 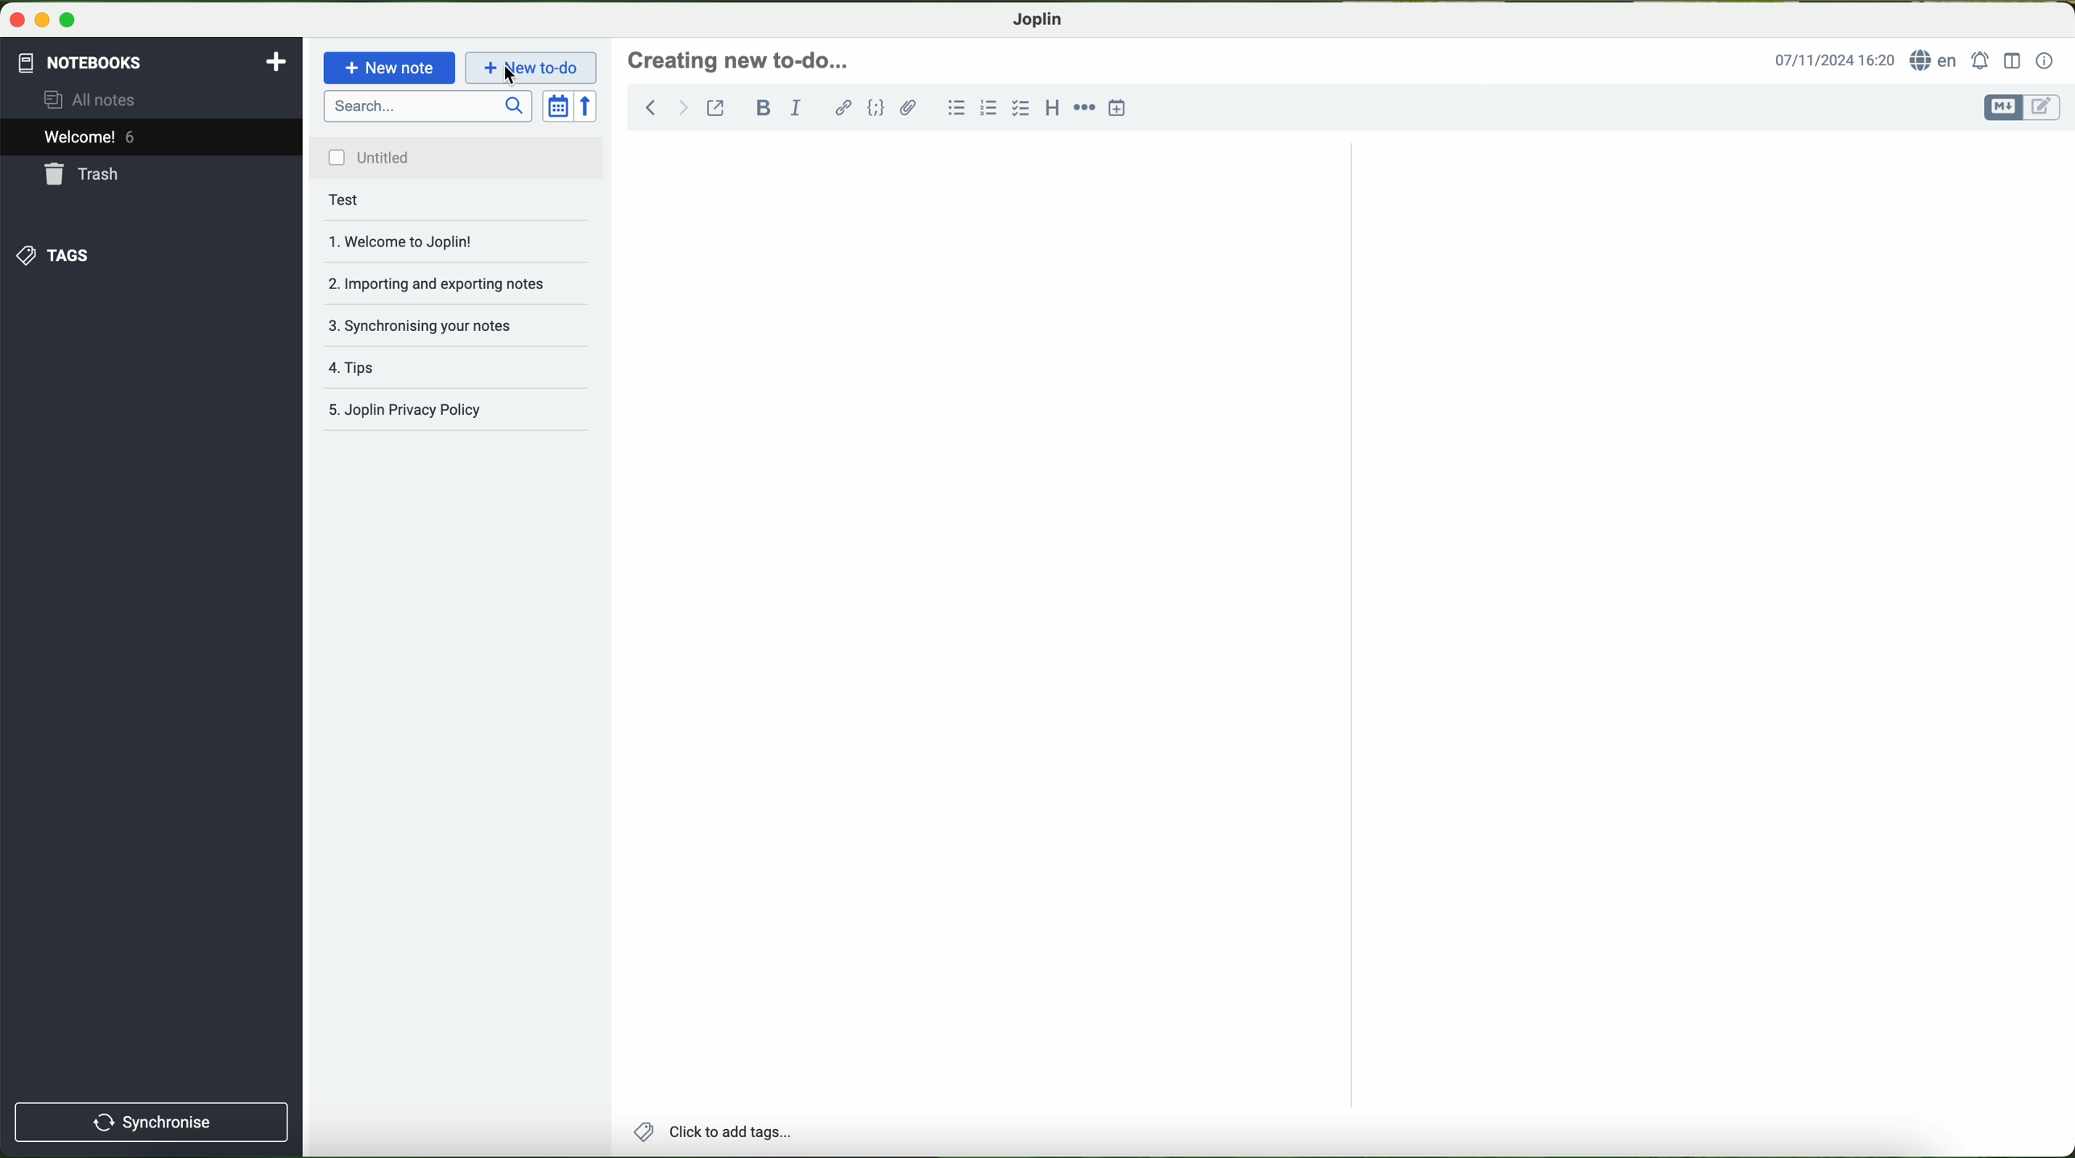 What do you see at coordinates (958, 107) in the screenshot?
I see `bulleted list` at bounding box center [958, 107].